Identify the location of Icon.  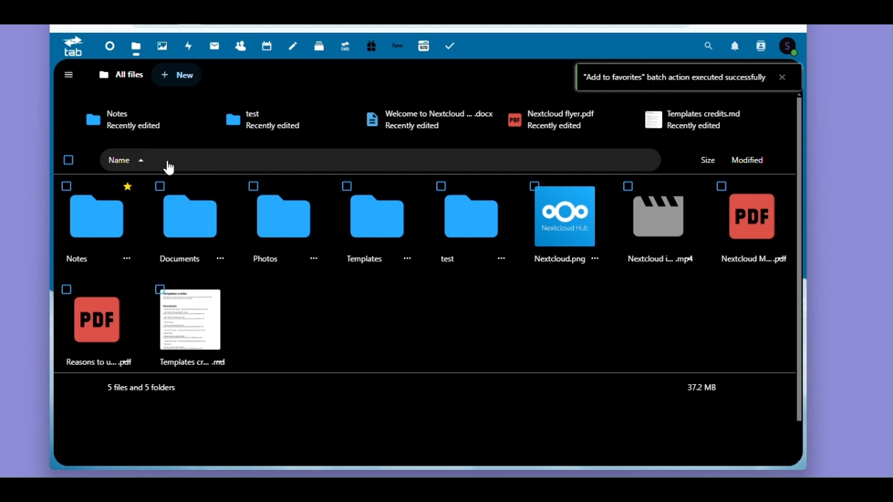
(91, 119).